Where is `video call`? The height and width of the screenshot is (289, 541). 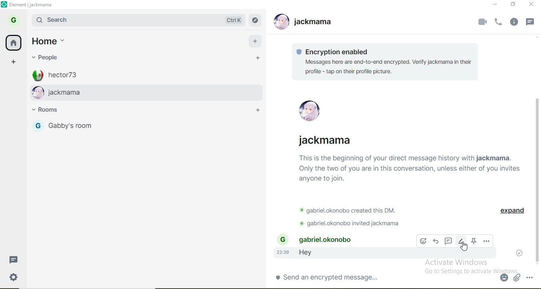 video call is located at coordinates (482, 22).